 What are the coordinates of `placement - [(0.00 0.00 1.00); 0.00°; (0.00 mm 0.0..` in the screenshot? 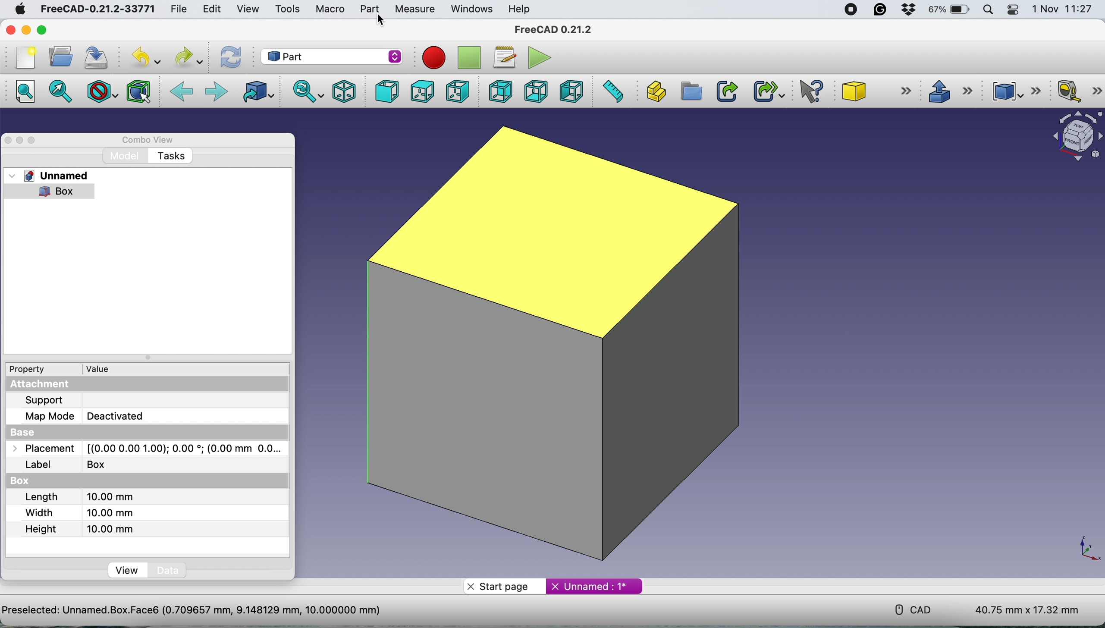 It's located at (142, 448).